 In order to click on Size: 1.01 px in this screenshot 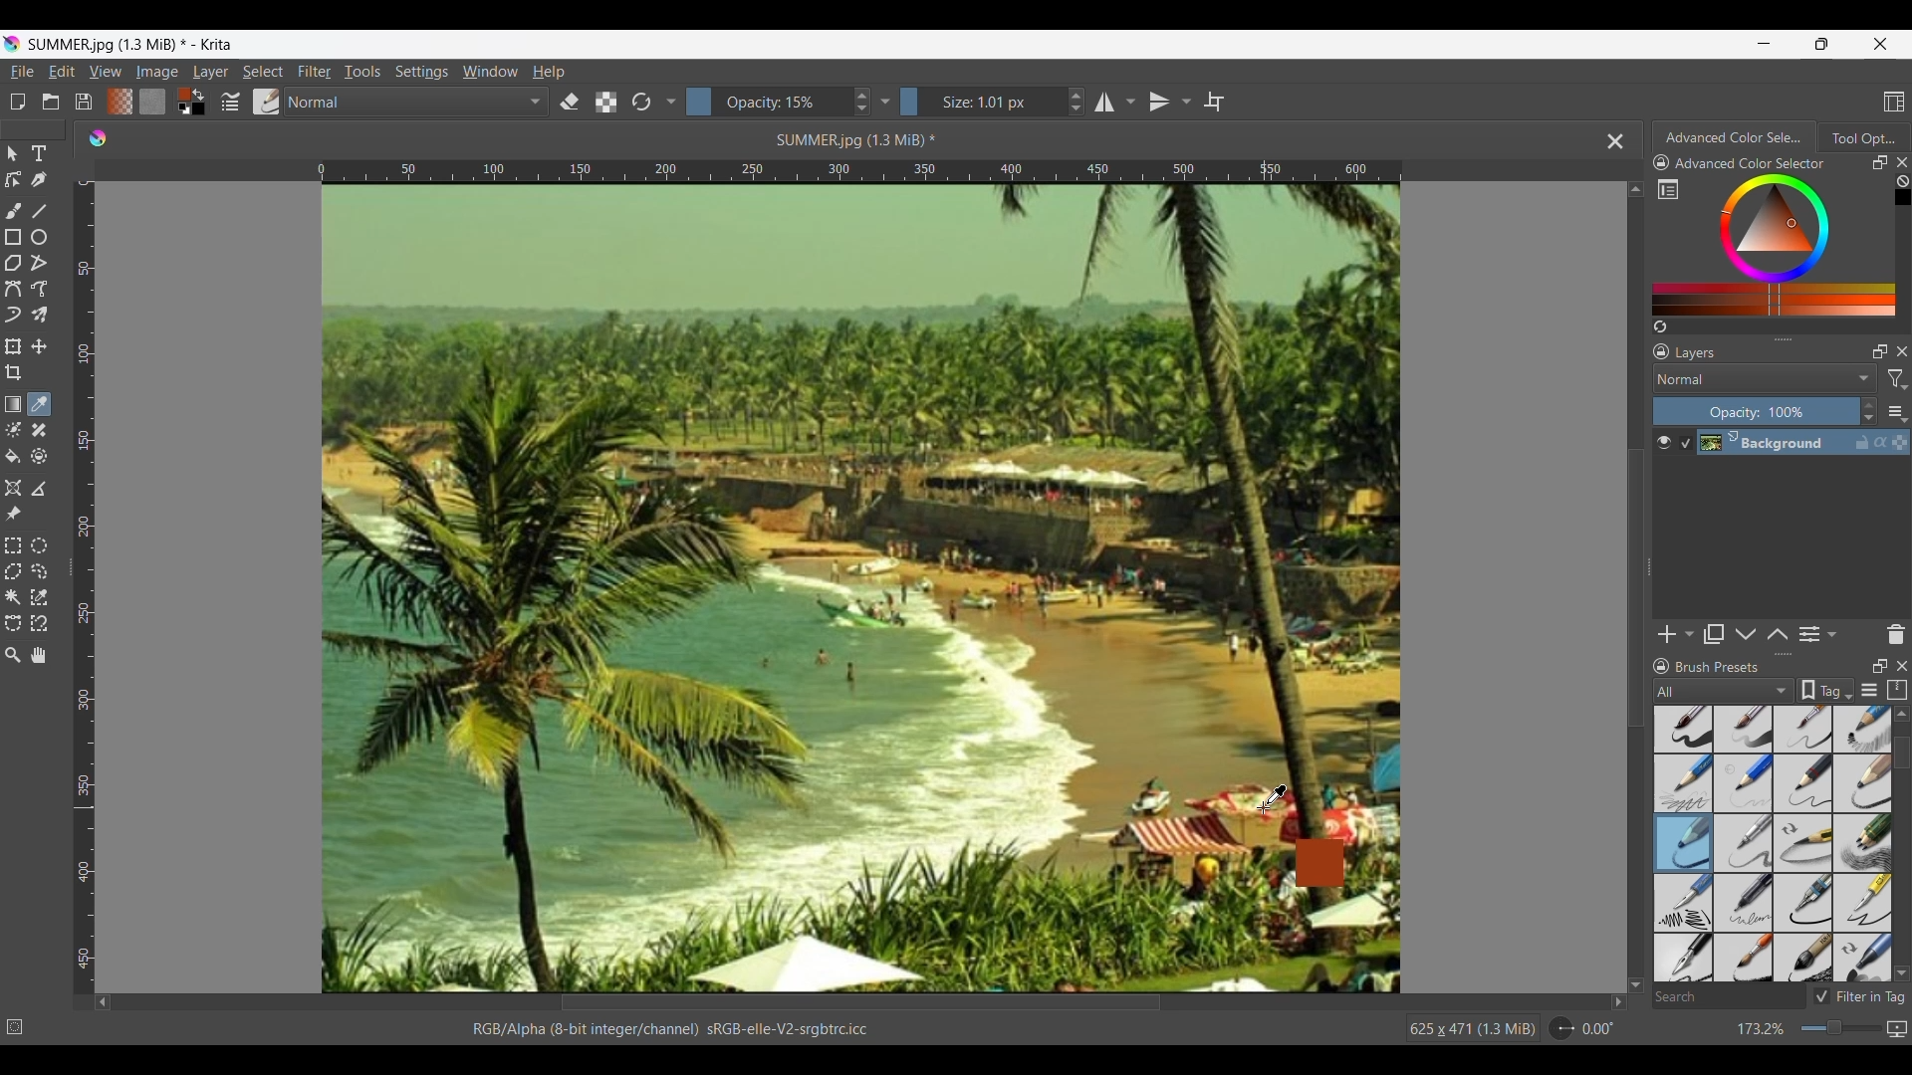, I will do `click(981, 102)`.